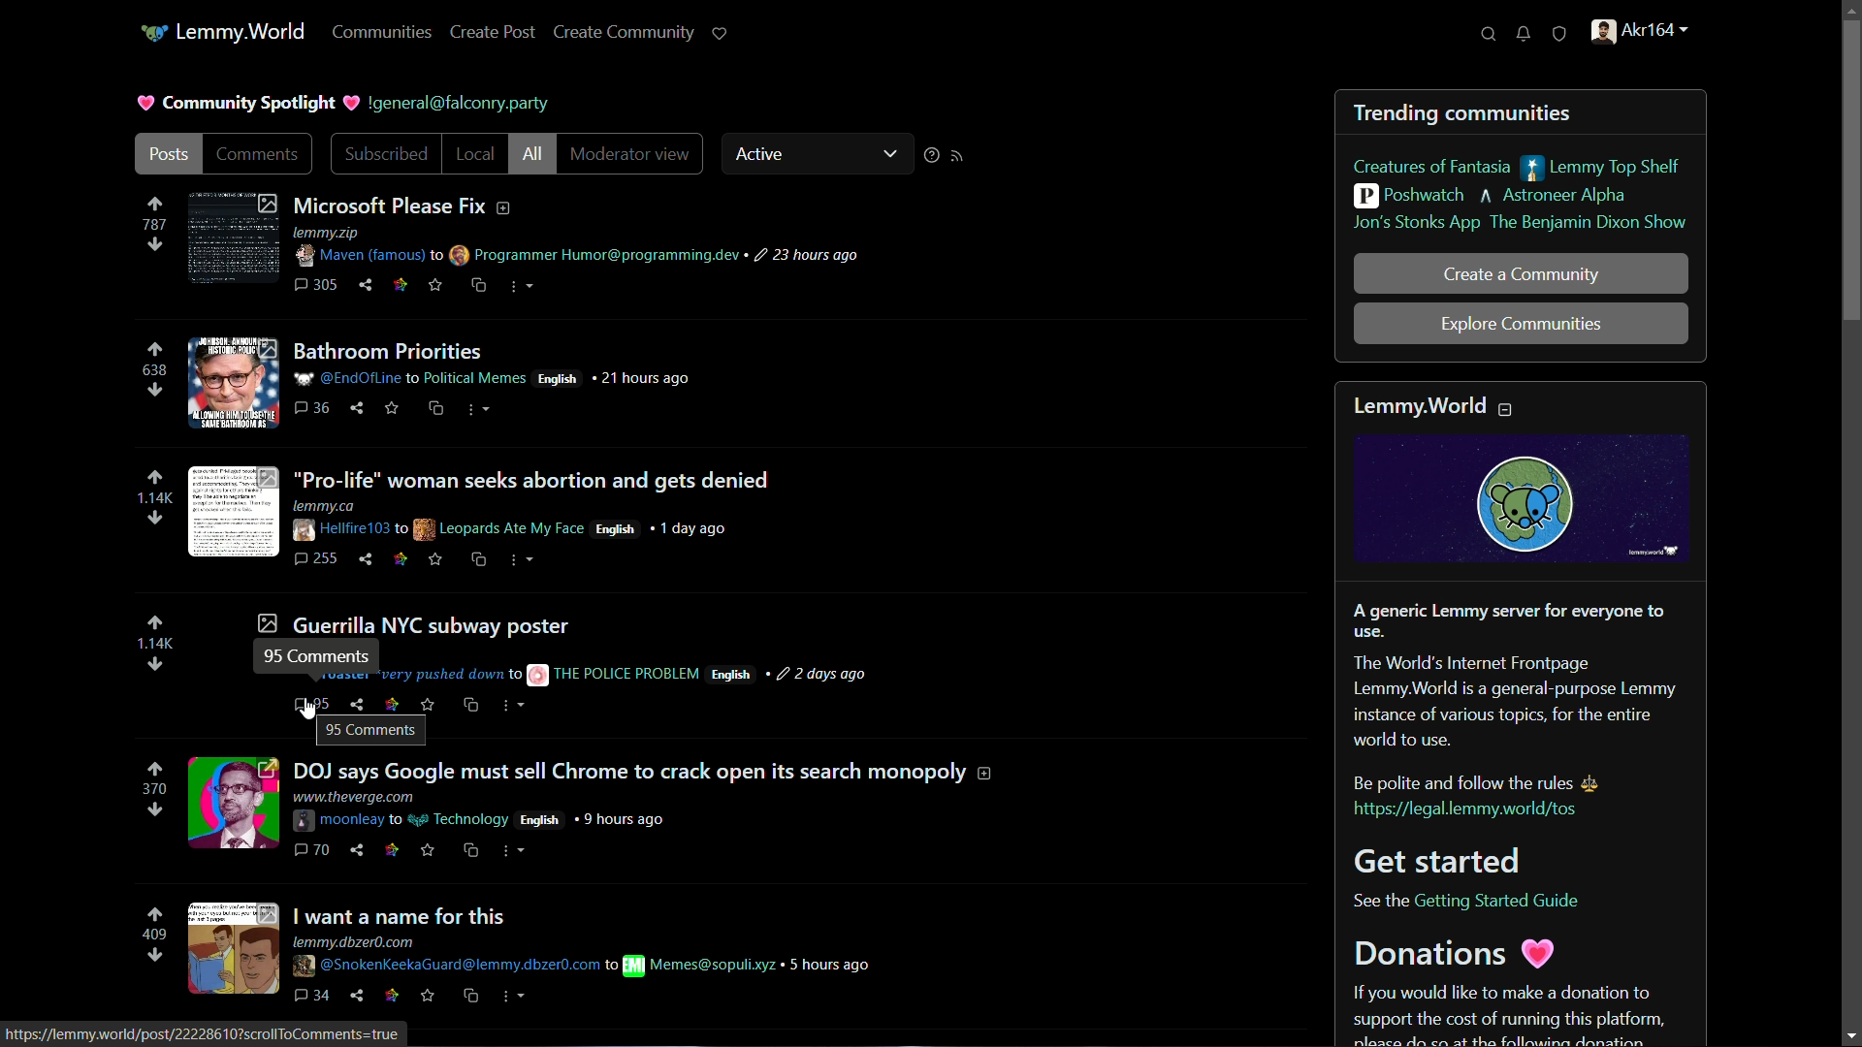 This screenshot has height=1047, width=1862. Describe the element at coordinates (1608, 169) in the screenshot. I see `lemmy top shelf` at that location.